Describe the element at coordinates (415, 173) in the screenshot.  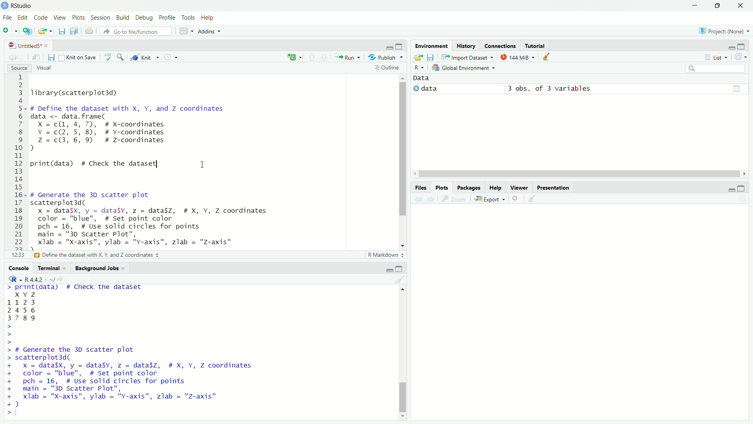
I see `move left` at that location.